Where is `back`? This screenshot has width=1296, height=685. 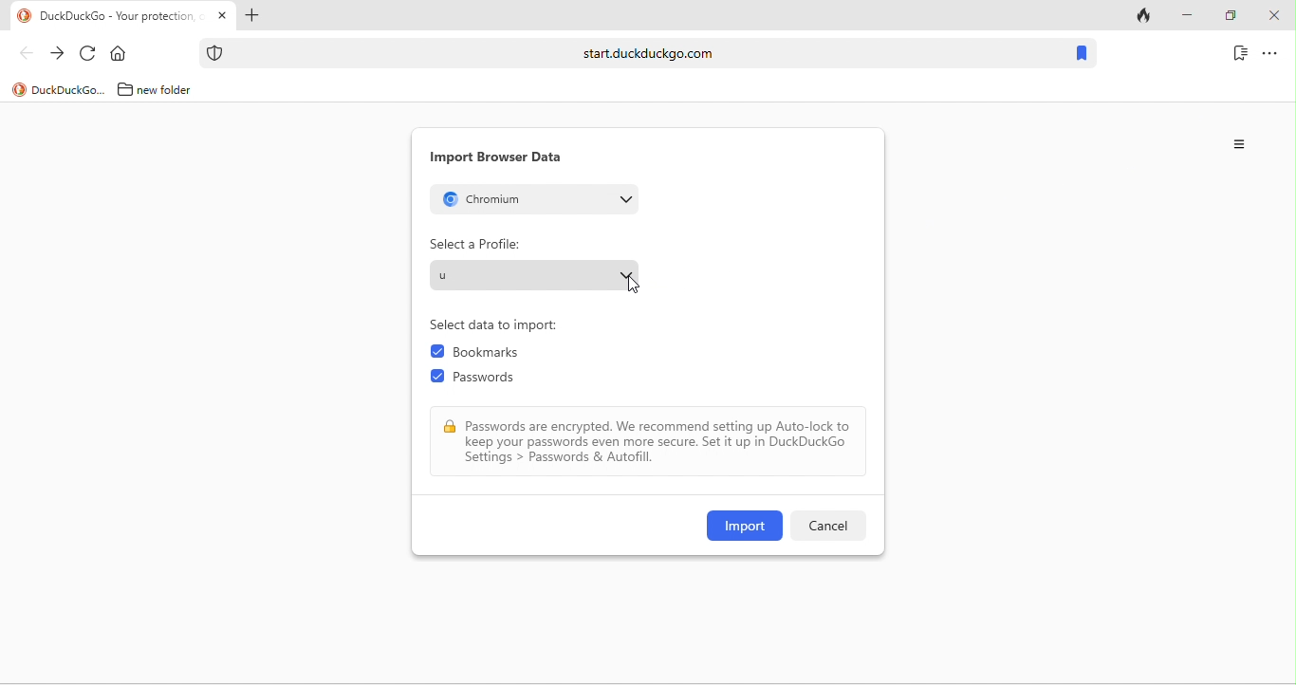
back is located at coordinates (26, 52).